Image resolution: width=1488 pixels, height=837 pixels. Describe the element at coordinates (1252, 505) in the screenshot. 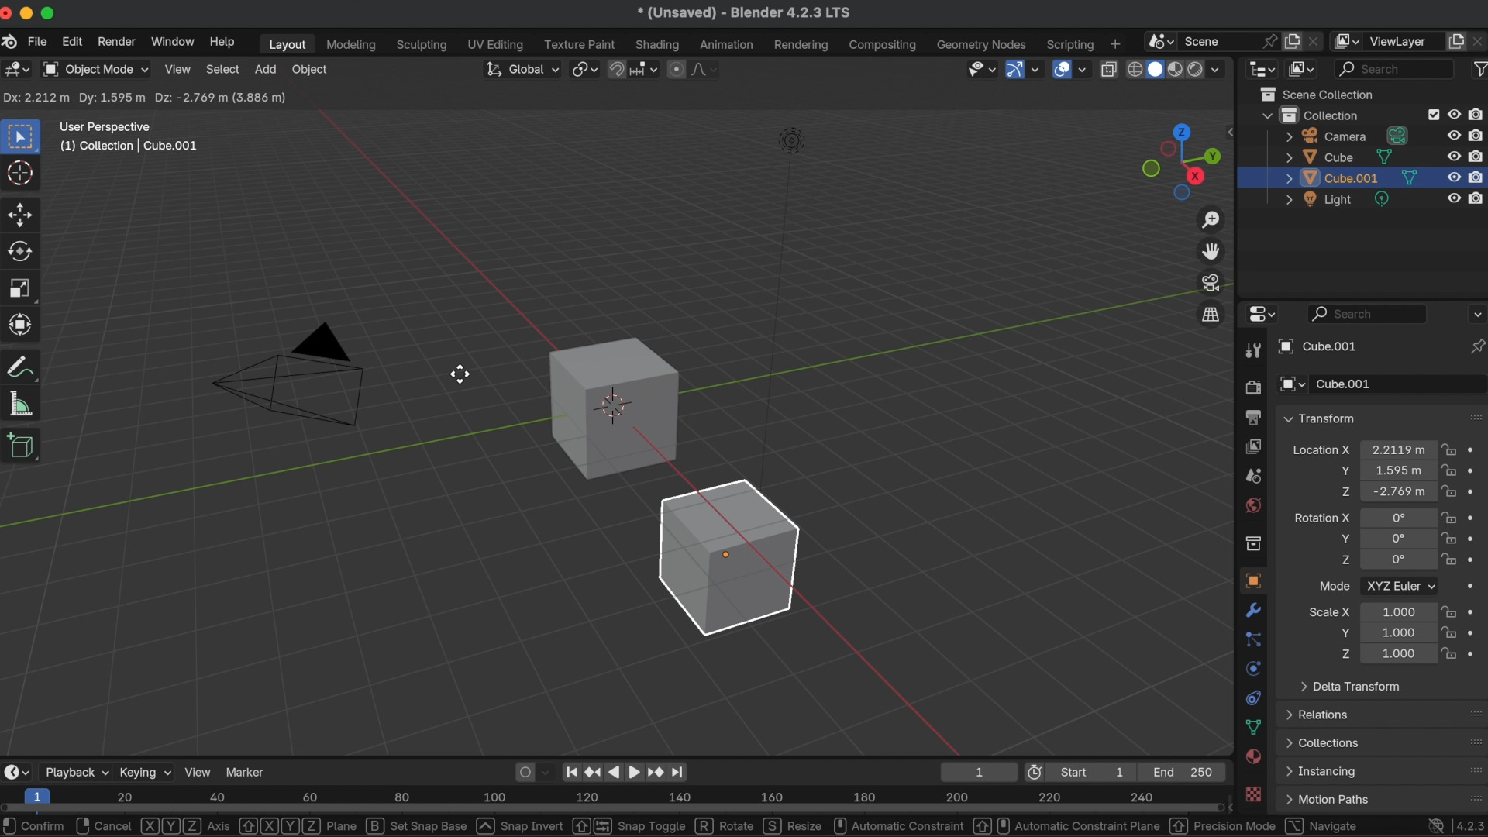

I see `world` at that location.